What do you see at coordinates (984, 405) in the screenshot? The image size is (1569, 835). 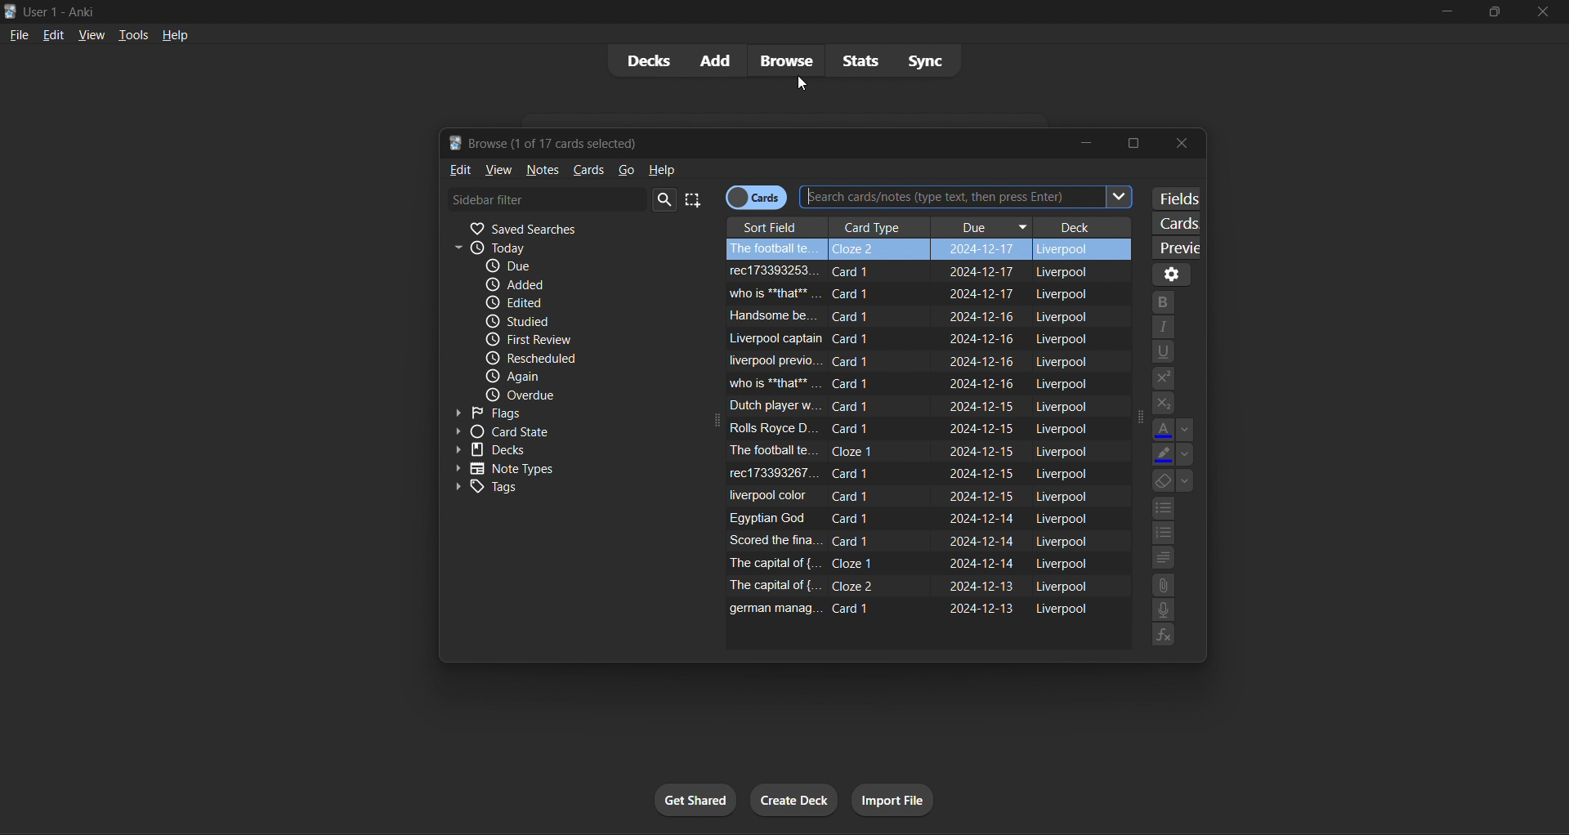 I see `due date` at bounding box center [984, 405].